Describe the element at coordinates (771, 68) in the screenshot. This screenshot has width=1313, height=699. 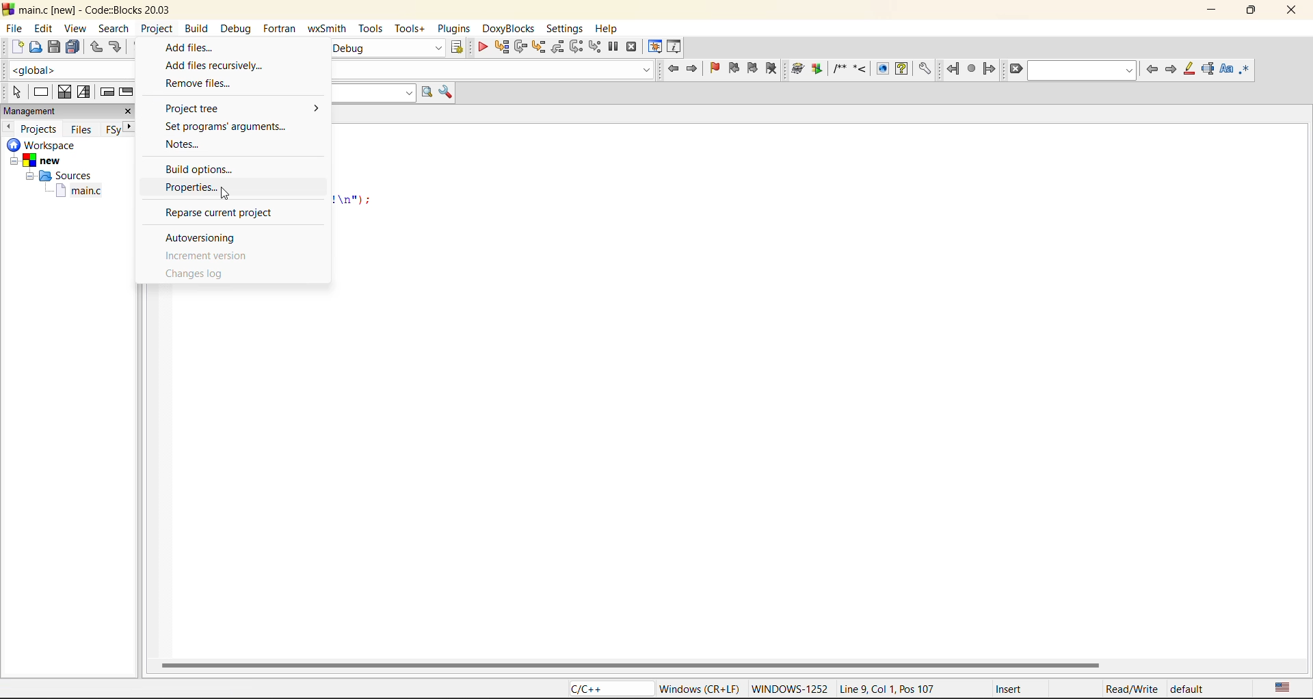
I see `clear bookmark` at that location.